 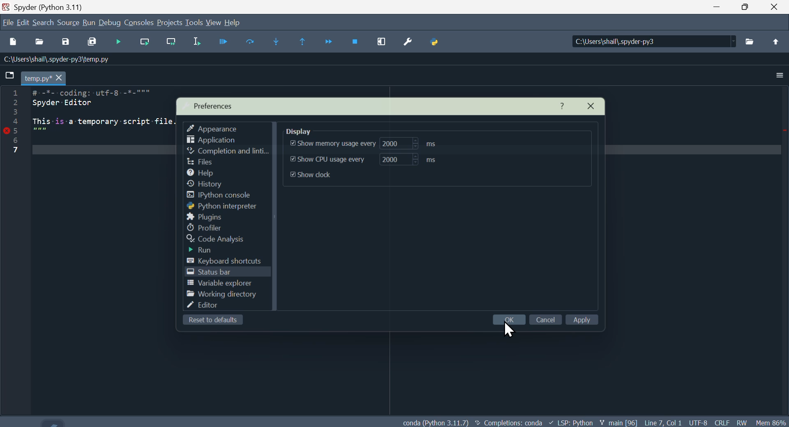 What do you see at coordinates (508, 319) in the screenshot?
I see `Okay` at bounding box center [508, 319].